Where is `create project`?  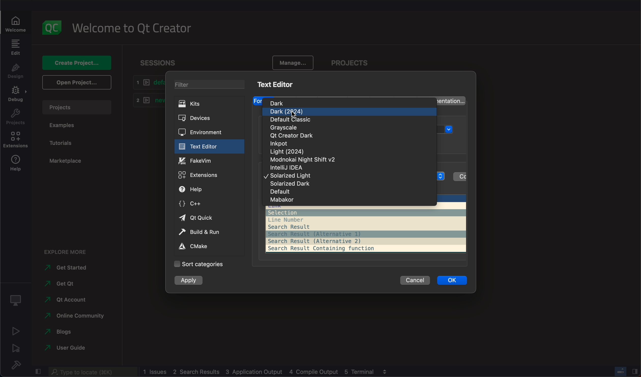 create project is located at coordinates (77, 62).